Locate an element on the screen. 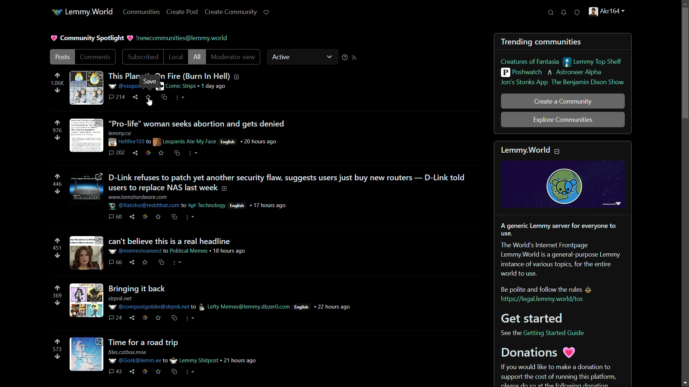 This screenshot has width=689, height=387. number of votes is located at coordinates (57, 83).